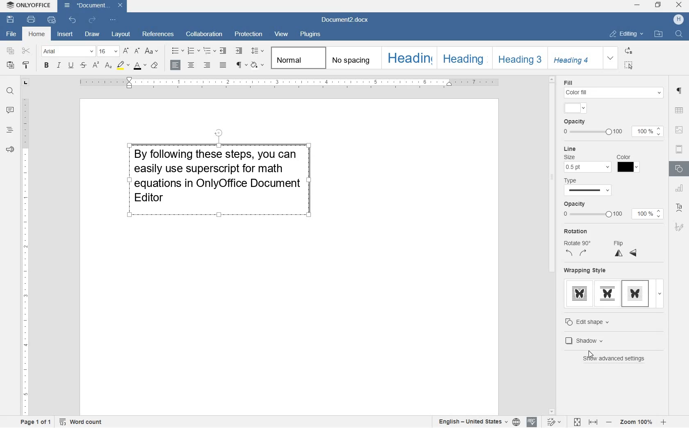  I want to click on ruler, so click(285, 84).